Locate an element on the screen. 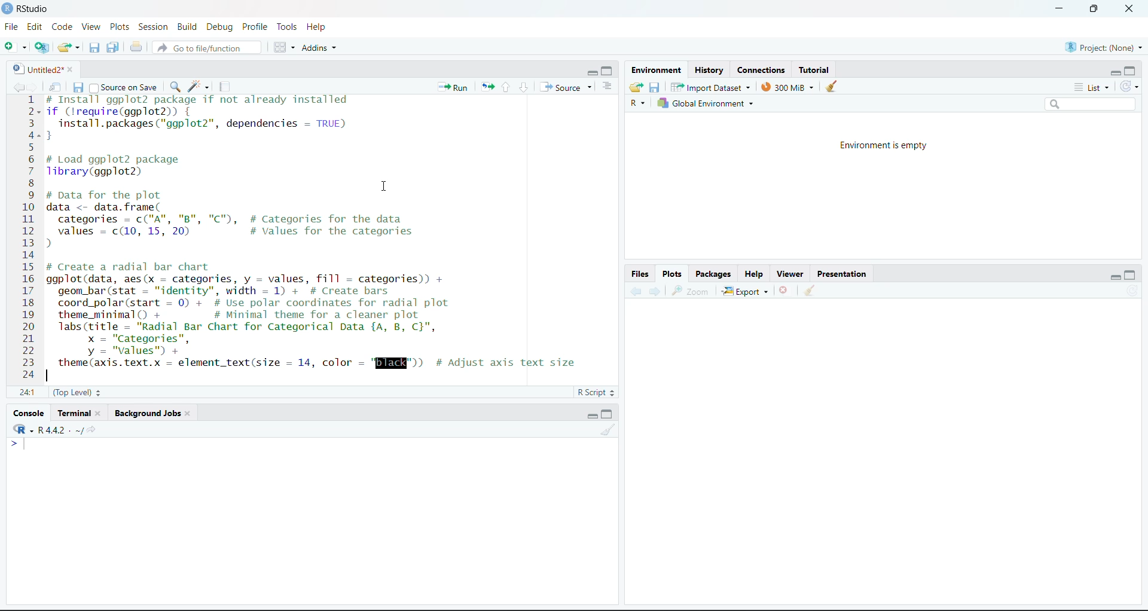 The width and height of the screenshot is (1148, 611). refresh is located at coordinates (1131, 88).